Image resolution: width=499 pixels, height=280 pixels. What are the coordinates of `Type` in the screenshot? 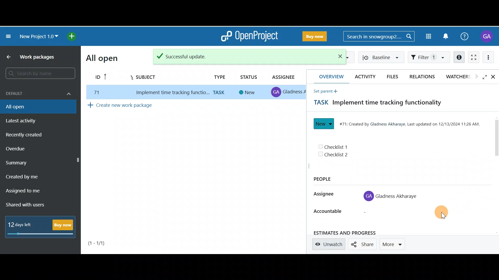 It's located at (219, 76).